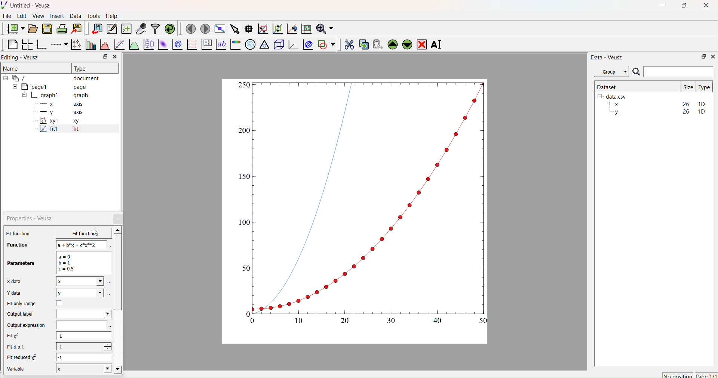  What do you see at coordinates (438, 44) in the screenshot?
I see `Rename` at bounding box center [438, 44].